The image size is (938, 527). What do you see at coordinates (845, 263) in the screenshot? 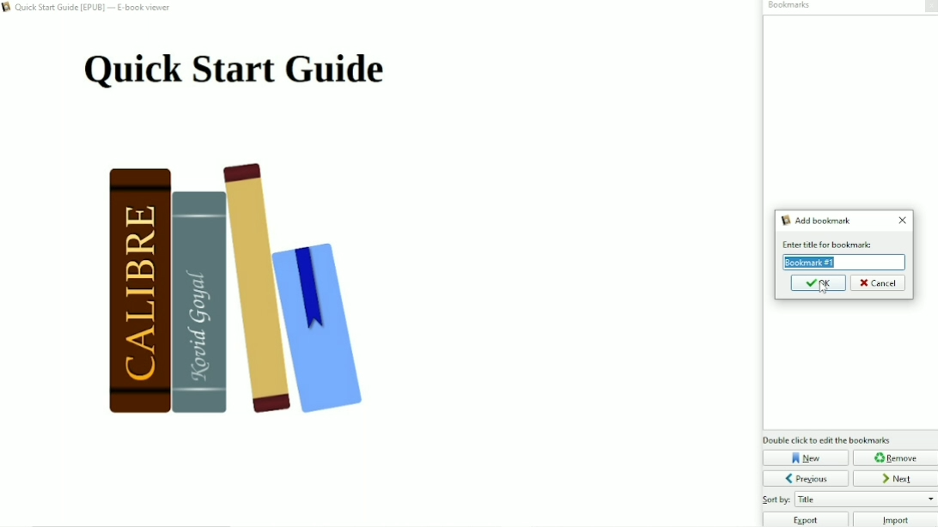
I see `Enter title for bookmark` at bounding box center [845, 263].